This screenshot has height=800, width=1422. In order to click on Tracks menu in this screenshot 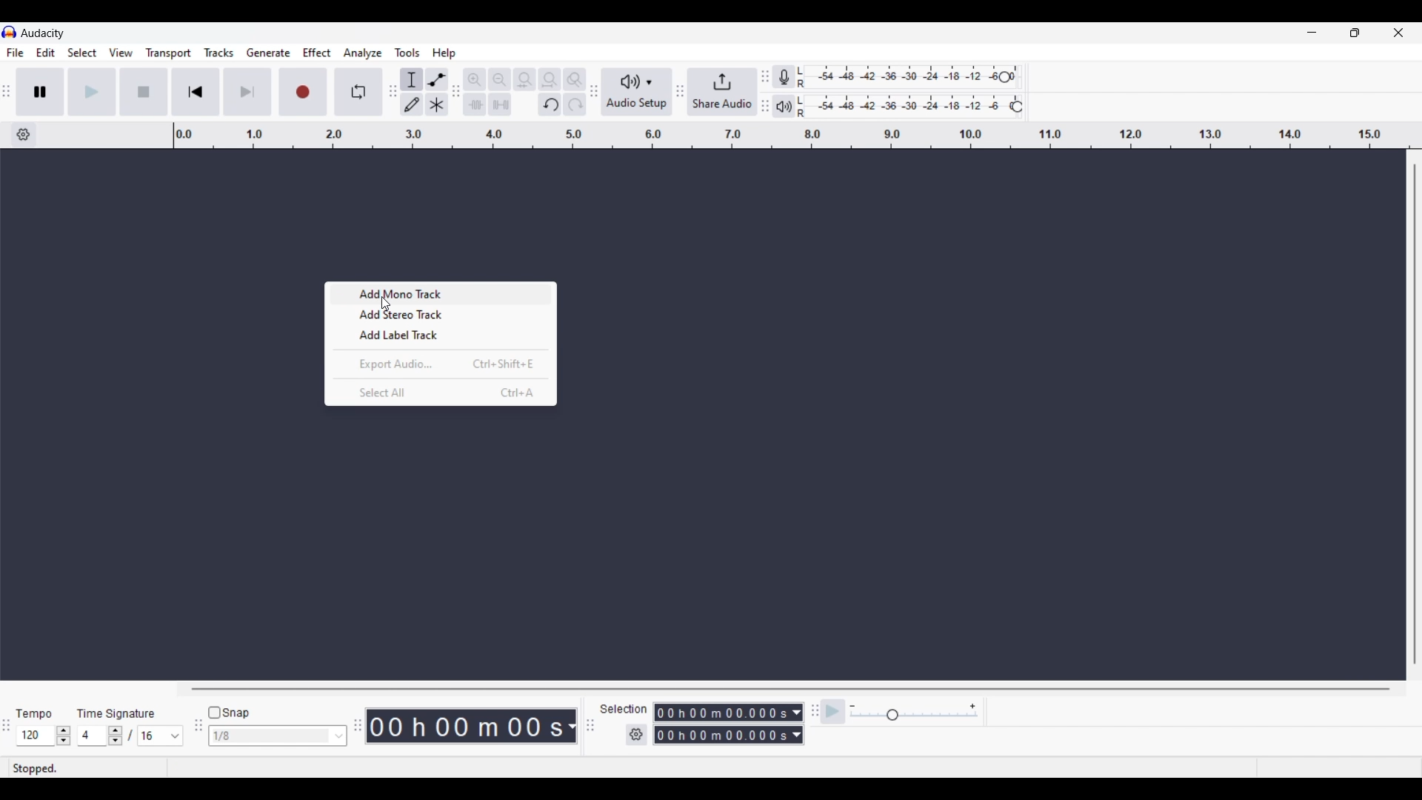, I will do `click(218, 53)`.